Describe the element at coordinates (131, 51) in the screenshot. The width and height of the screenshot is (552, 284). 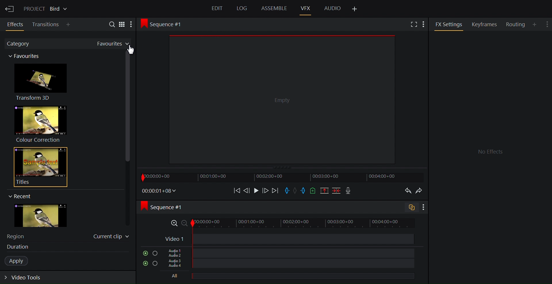
I see `Cursor` at that location.